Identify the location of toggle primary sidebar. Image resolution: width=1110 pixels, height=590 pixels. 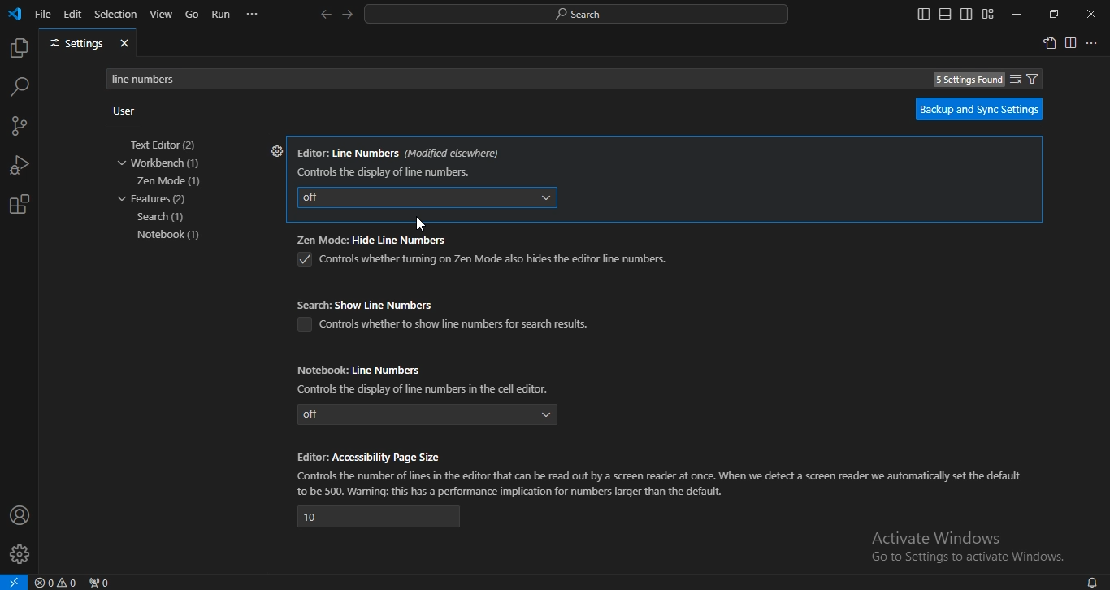
(924, 14).